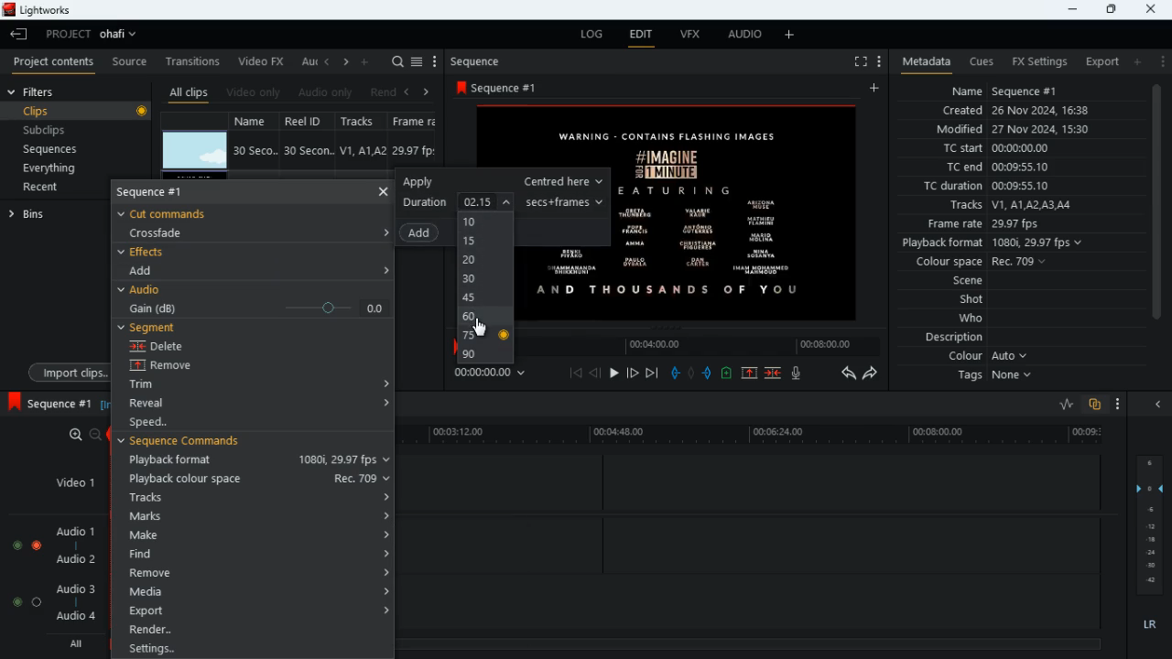 This screenshot has height=659, width=1172. Describe the element at coordinates (485, 221) in the screenshot. I see `10` at that location.